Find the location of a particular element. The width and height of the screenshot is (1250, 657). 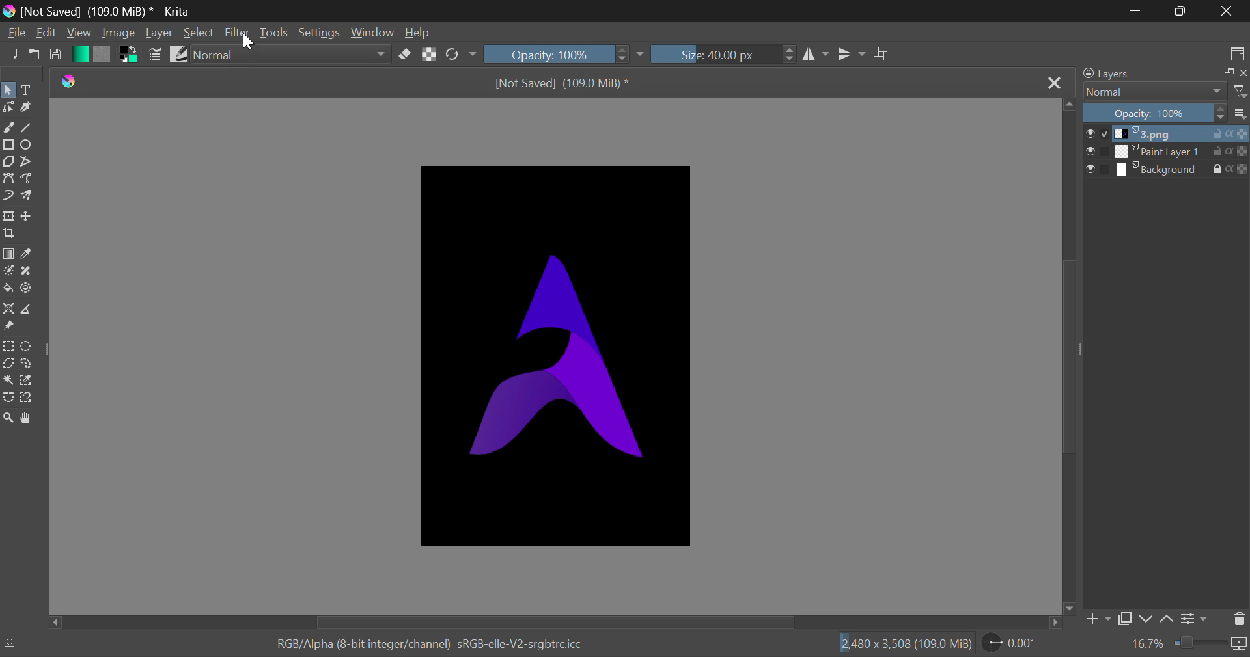

normal is located at coordinates (290, 54).